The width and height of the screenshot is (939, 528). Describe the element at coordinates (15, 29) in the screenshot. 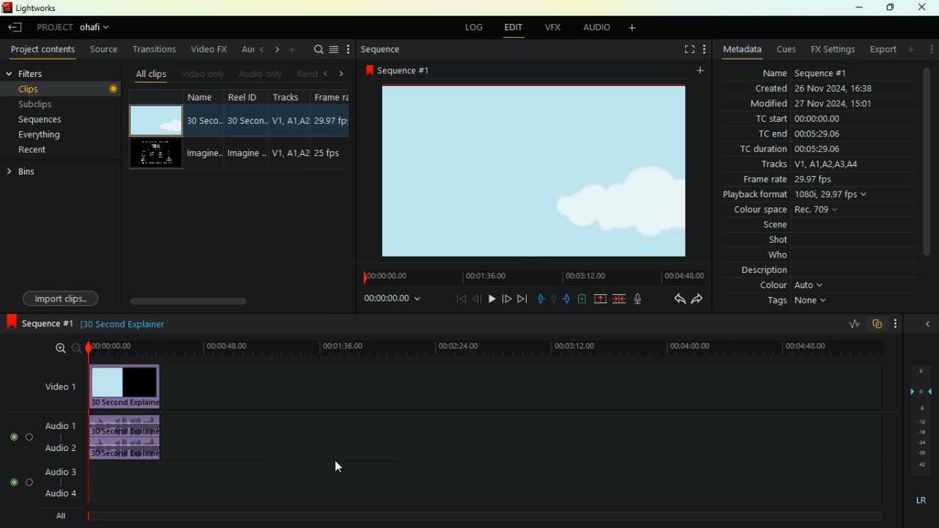

I see `leave` at that location.